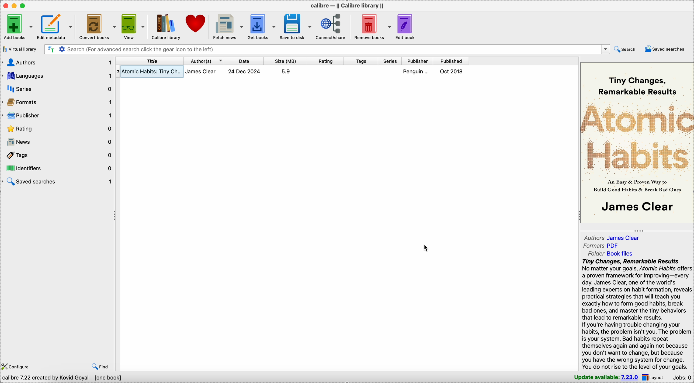 The width and height of the screenshot is (694, 383). Describe the element at coordinates (426, 248) in the screenshot. I see `cursor` at that location.